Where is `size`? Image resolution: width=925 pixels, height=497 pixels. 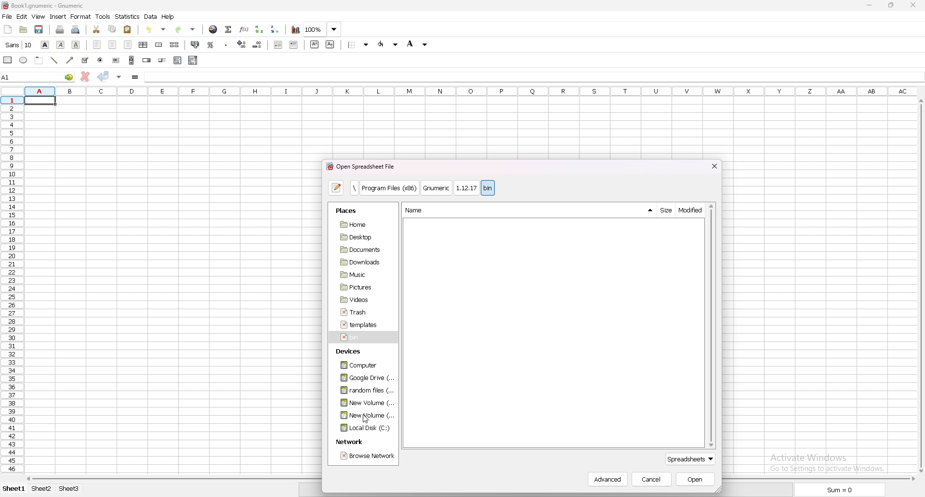
size is located at coordinates (665, 210).